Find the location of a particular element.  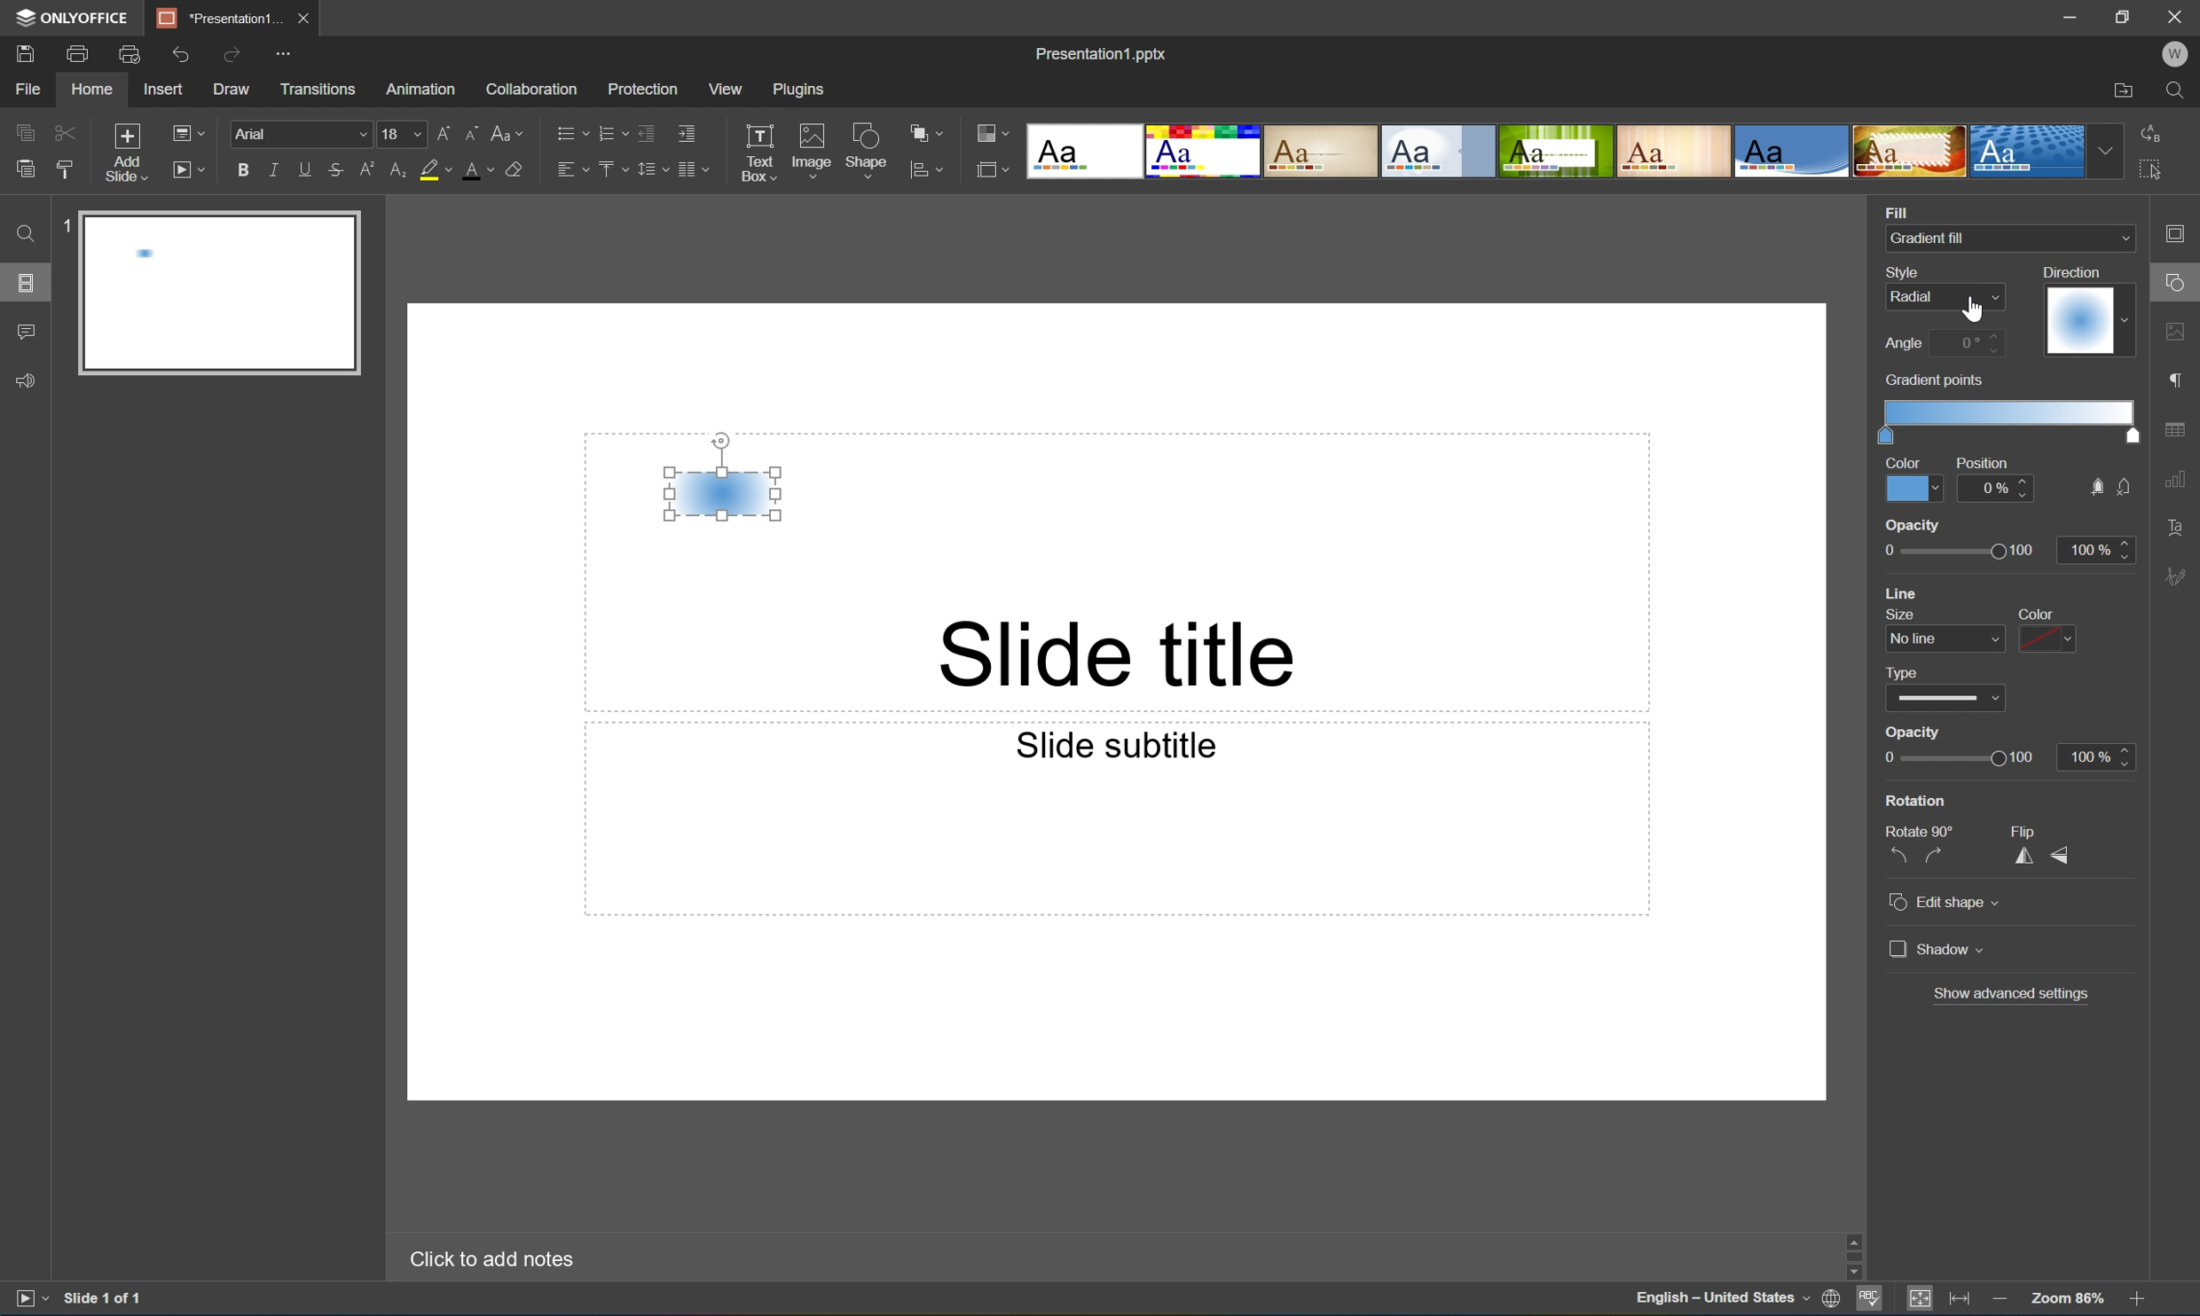

Slides is located at coordinates (29, 283).